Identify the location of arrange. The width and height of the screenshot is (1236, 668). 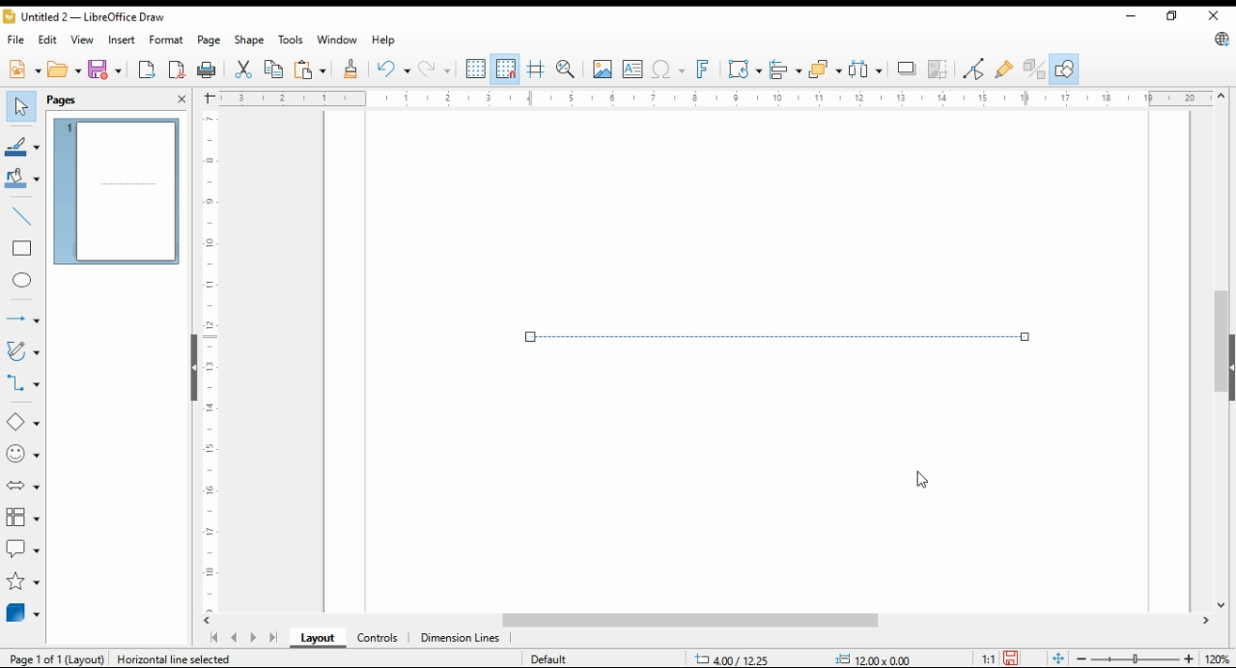
(823, 68).